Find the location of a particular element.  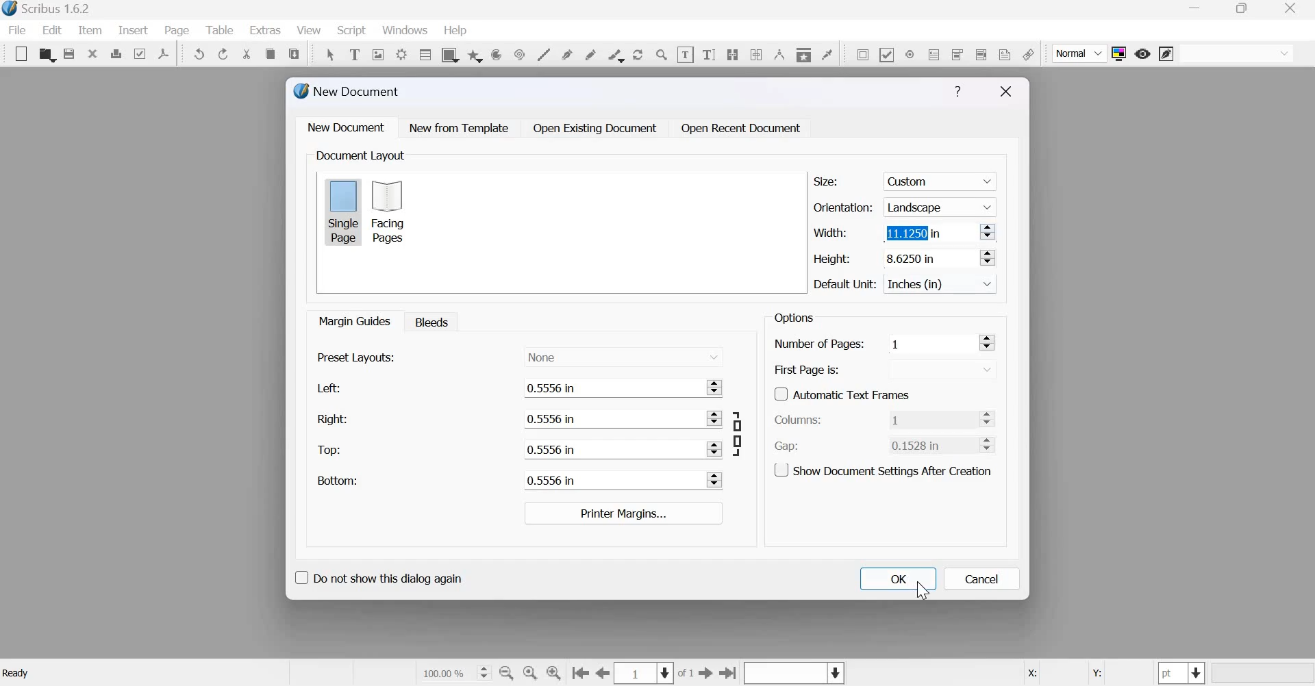

help is located at coordinates (455, 31).